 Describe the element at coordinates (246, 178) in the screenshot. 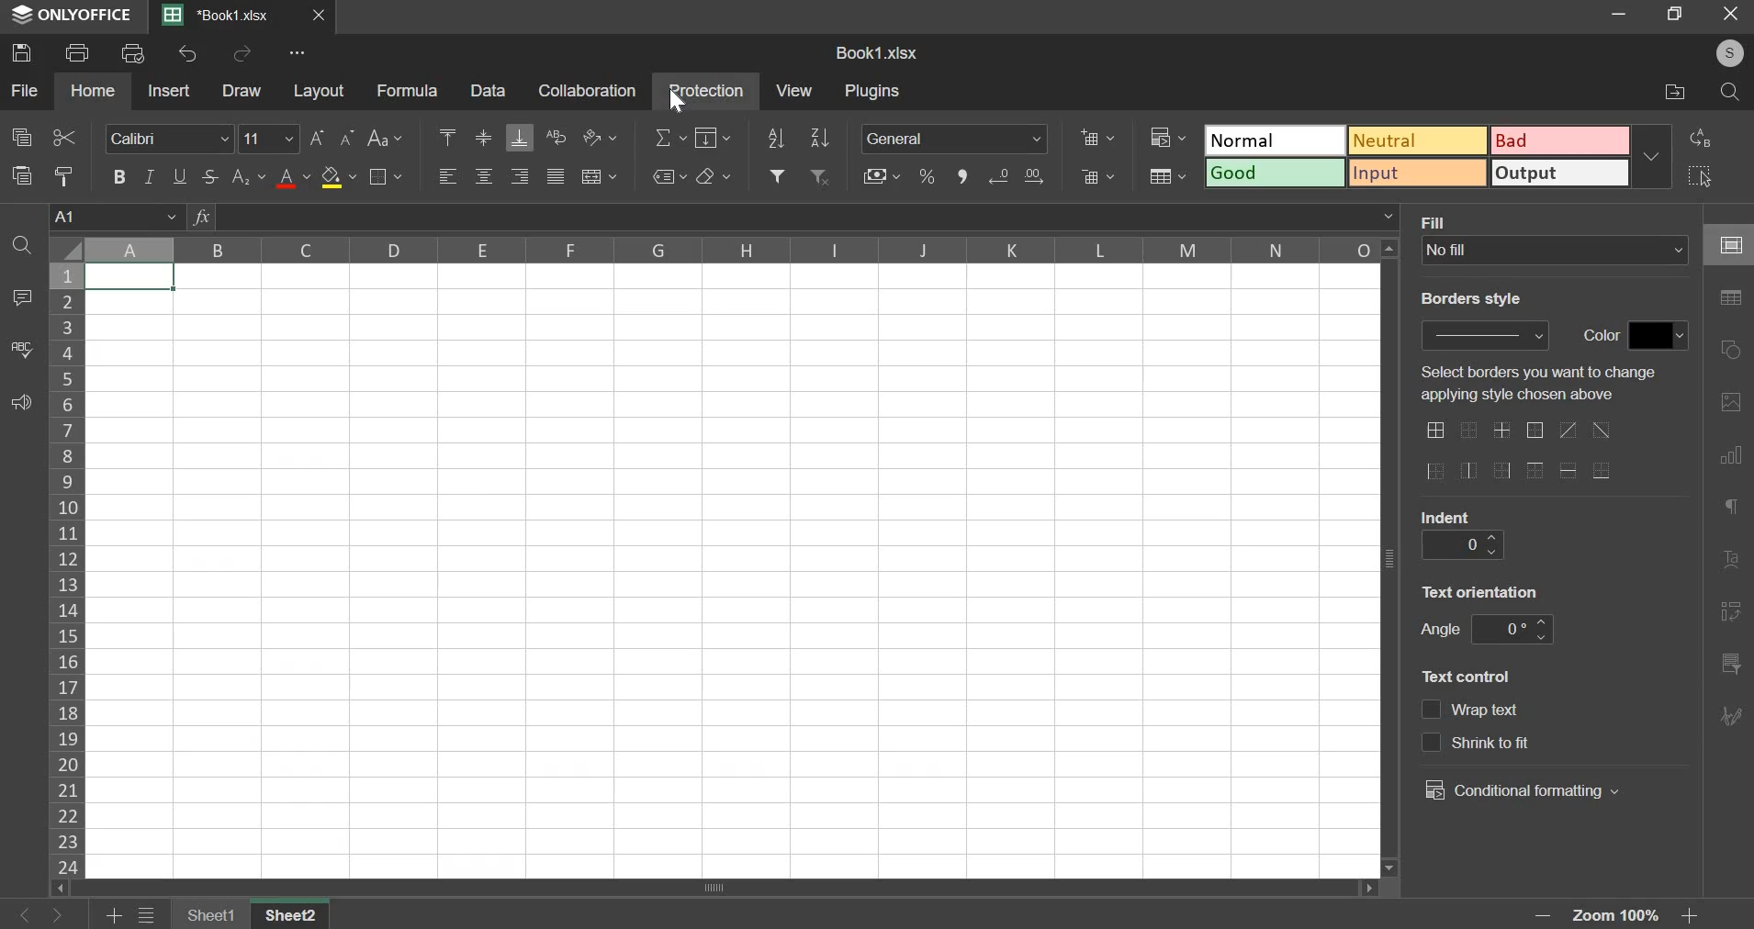

I see `subscript & superscript` at that location.